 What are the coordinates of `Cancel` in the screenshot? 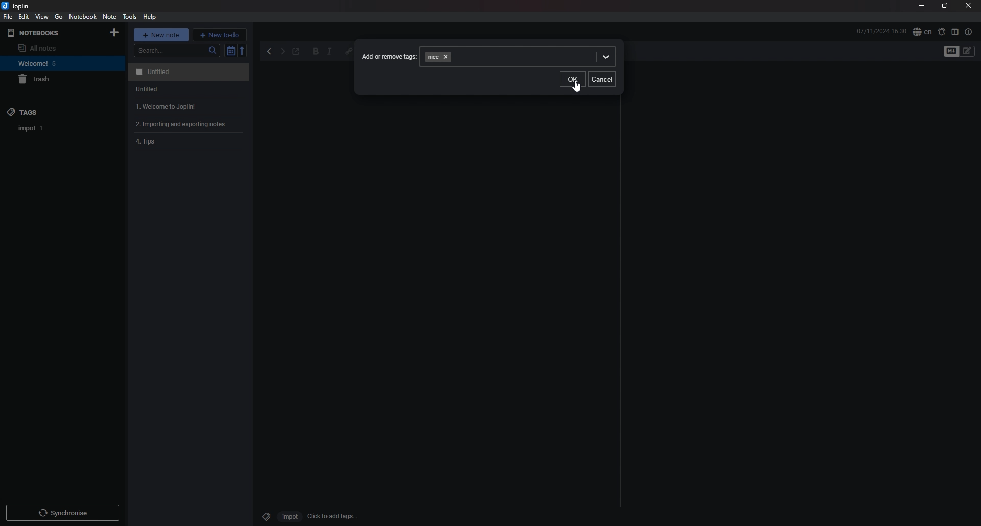 It's located at (602, 78).